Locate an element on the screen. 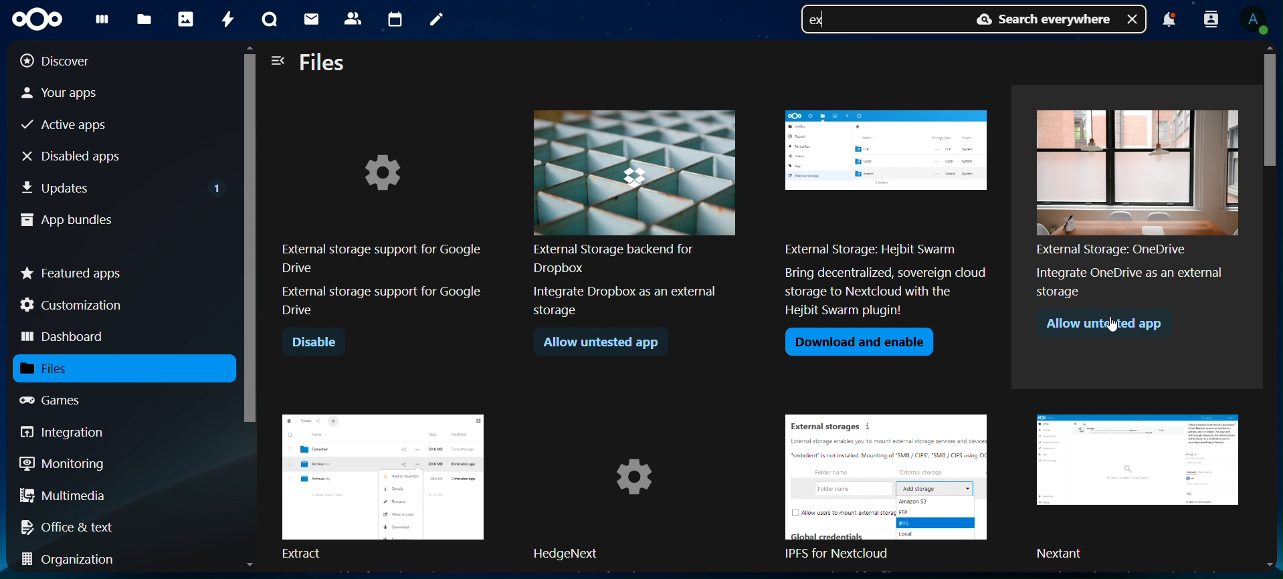 Image resolution: width=1283 pixels, height=579 pixels. files download limit file link share download limit is located at coordinates (1137, 198).